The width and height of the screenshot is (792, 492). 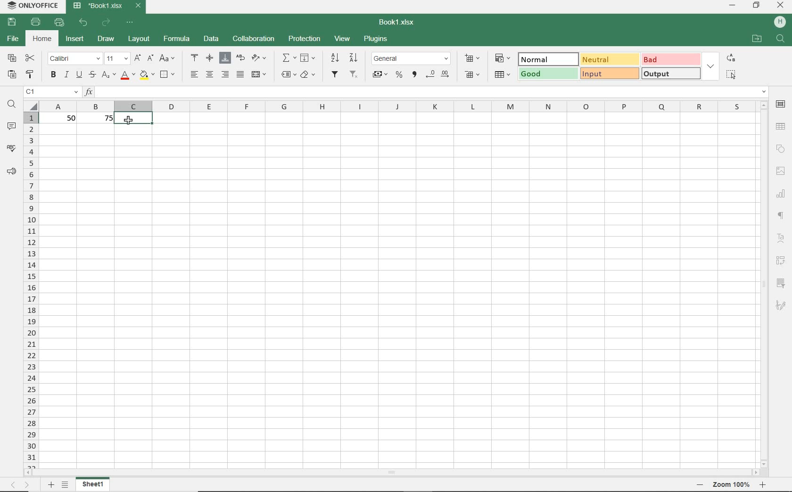 I want to click on comma style, so click(x=415, y=75).